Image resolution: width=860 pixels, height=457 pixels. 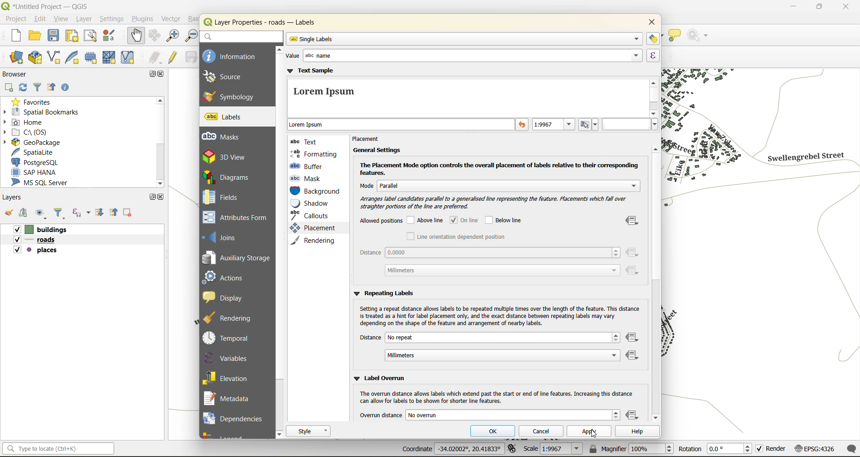 What do you see at coordinates (402, 125) in the screenshot?
I see `sample text` at bounding box center [402, 125].